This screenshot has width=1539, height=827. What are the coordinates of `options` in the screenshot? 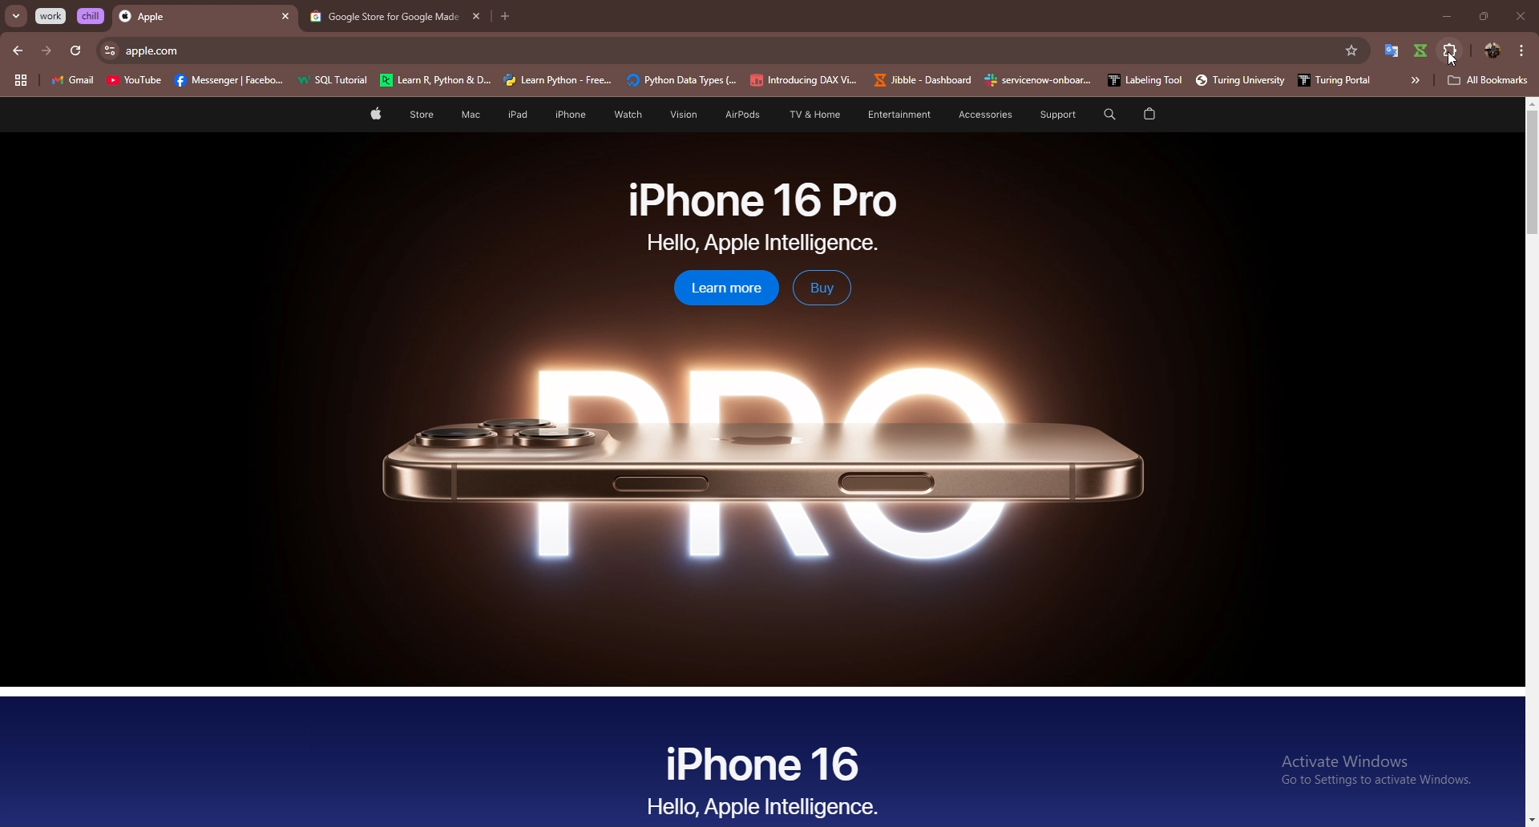 It's located at (1522, 50).